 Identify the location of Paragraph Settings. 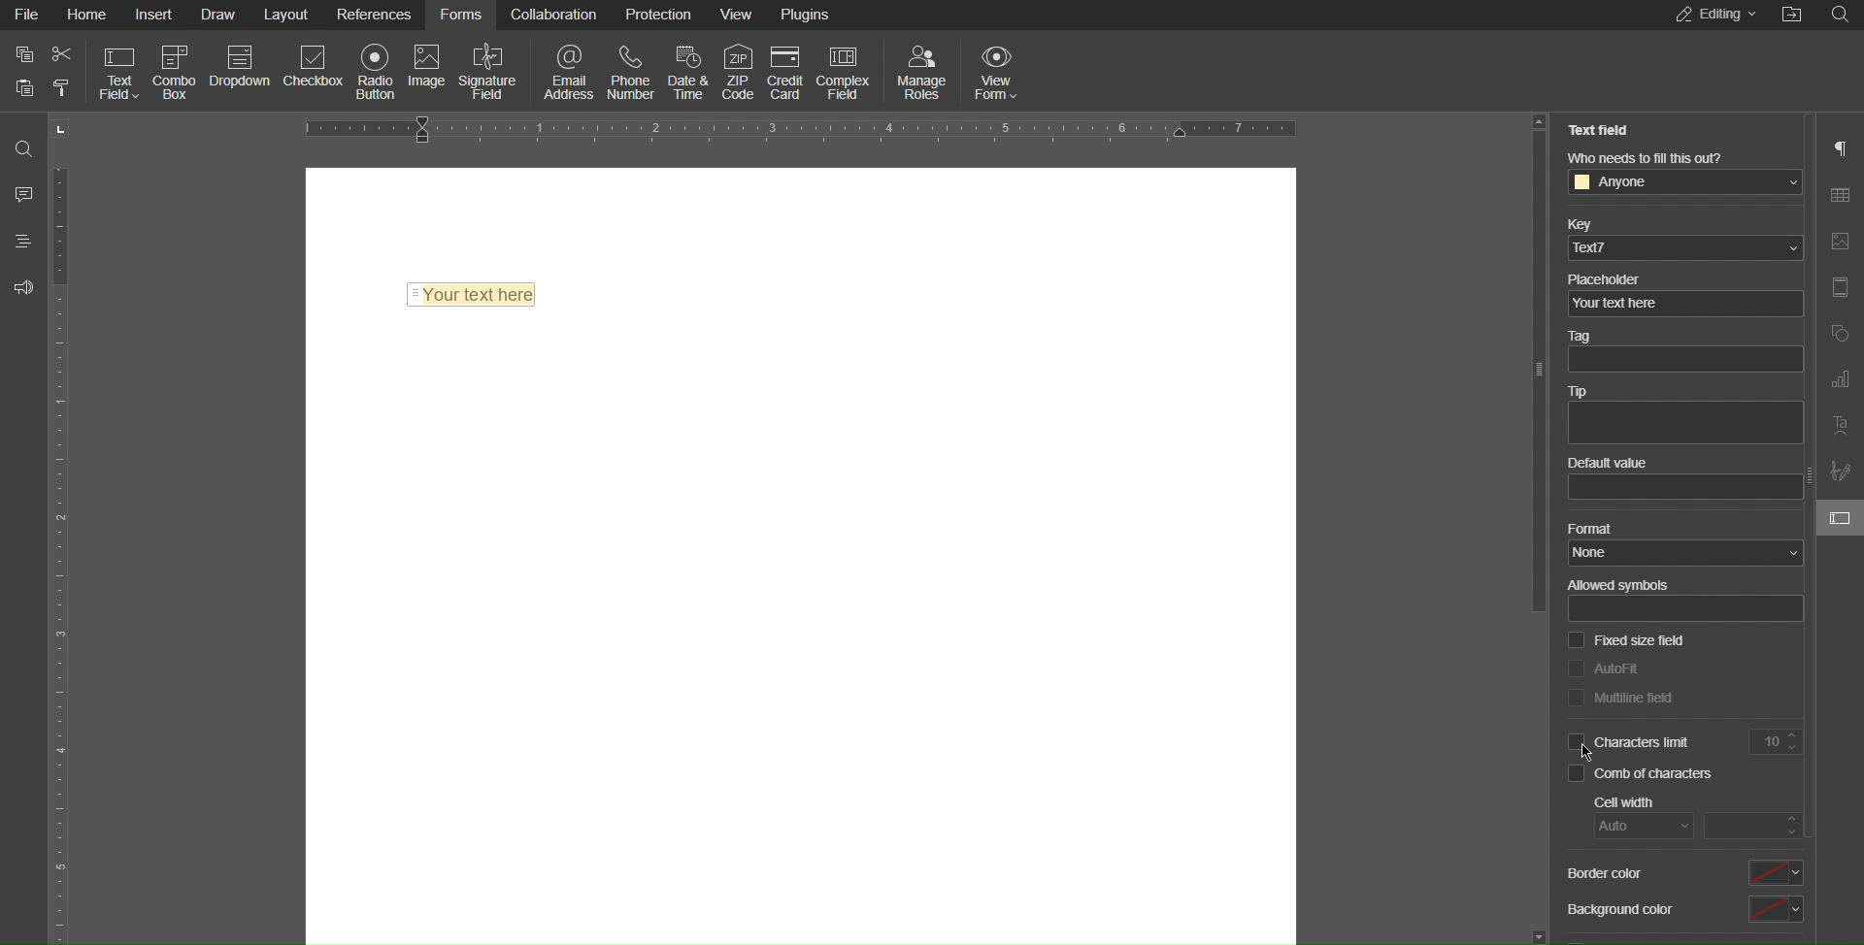
(1842, 147).